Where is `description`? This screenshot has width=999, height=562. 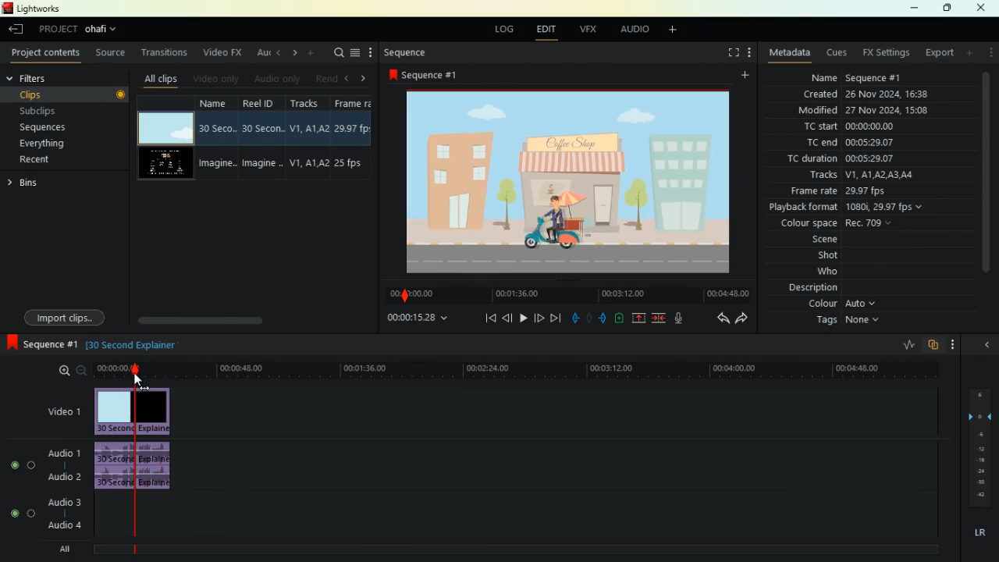 description is located at coordinates (810, 287).